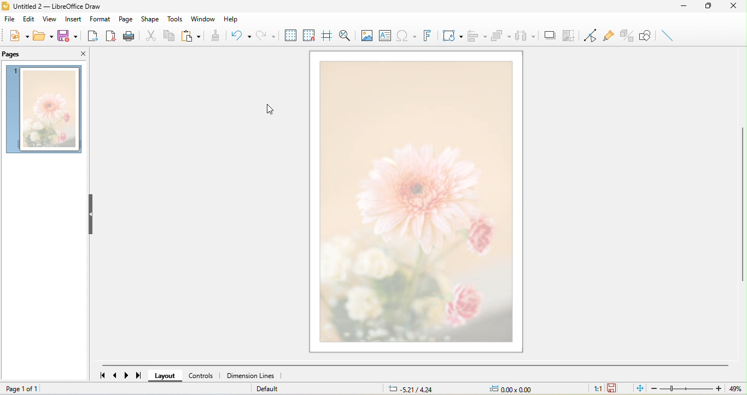 Image resolution: width=747 pixels, height=395 pixels. What do you see at coordinates (102, 374) in the screenshot?
I see `first page` at bounding box center [102, 374].